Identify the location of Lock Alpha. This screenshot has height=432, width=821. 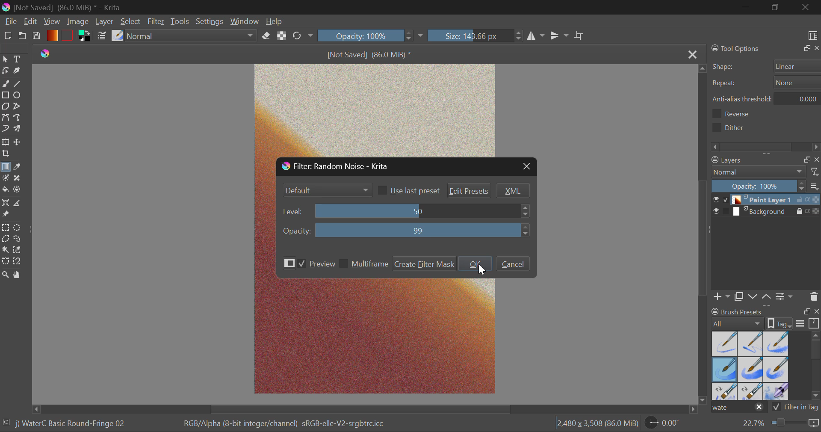
(282, 37).